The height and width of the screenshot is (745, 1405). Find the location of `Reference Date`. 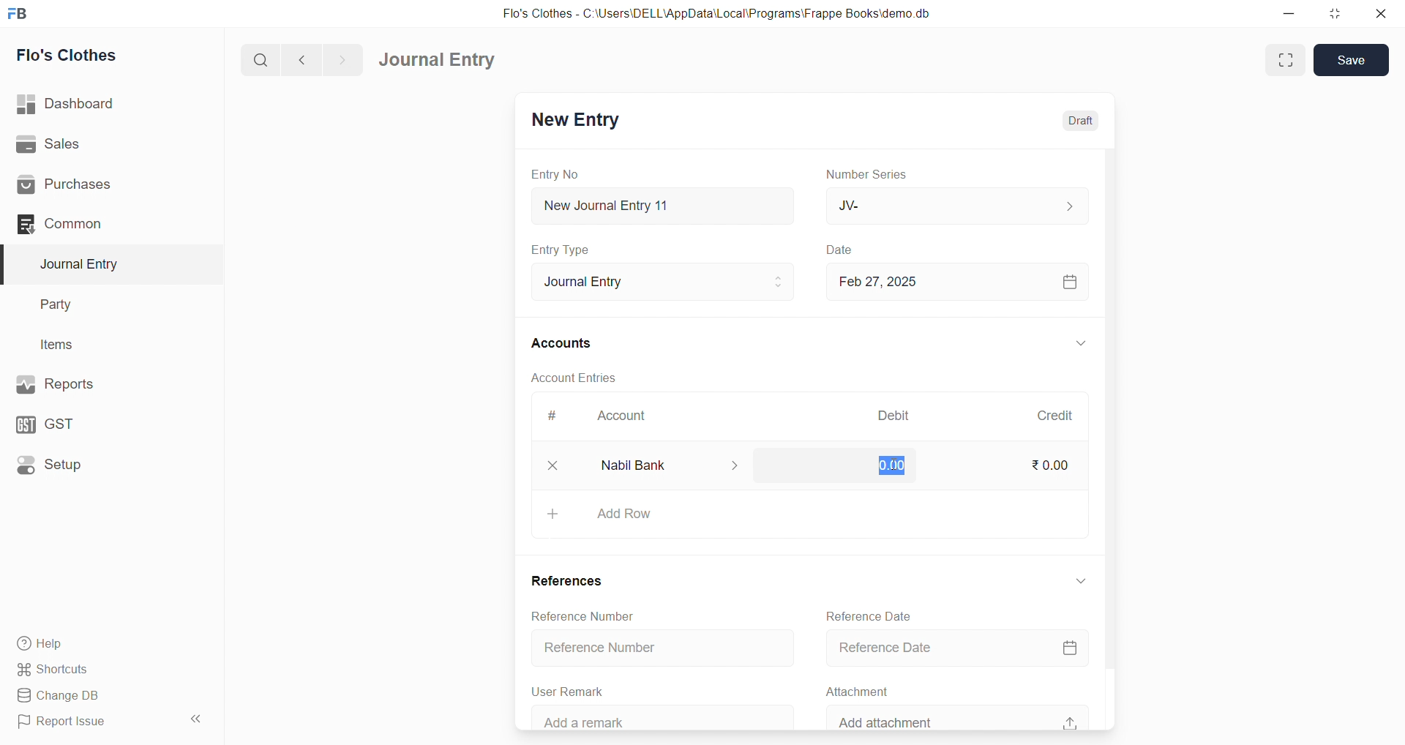

Reference Date is located at coordinates (956, 648).